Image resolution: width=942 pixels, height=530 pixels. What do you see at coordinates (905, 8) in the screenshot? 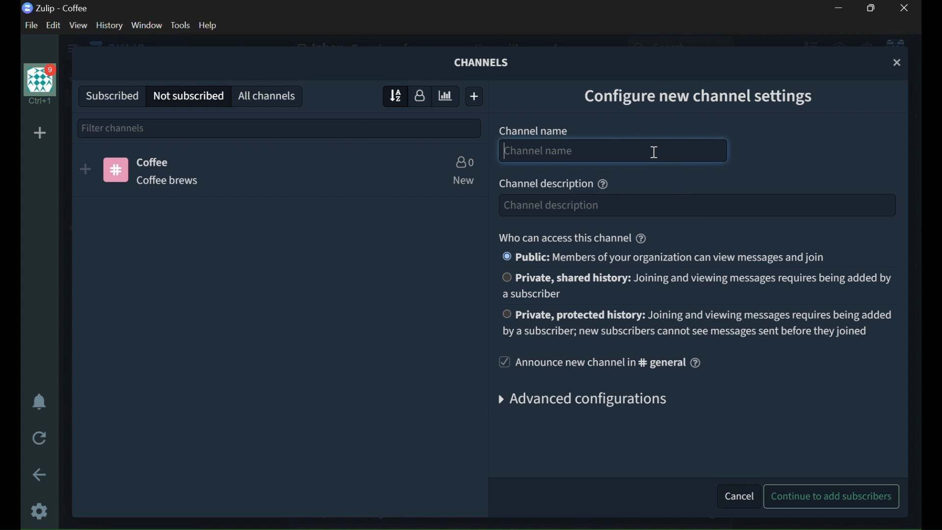
I see `CLOSE` at bounding box center [905, 8].